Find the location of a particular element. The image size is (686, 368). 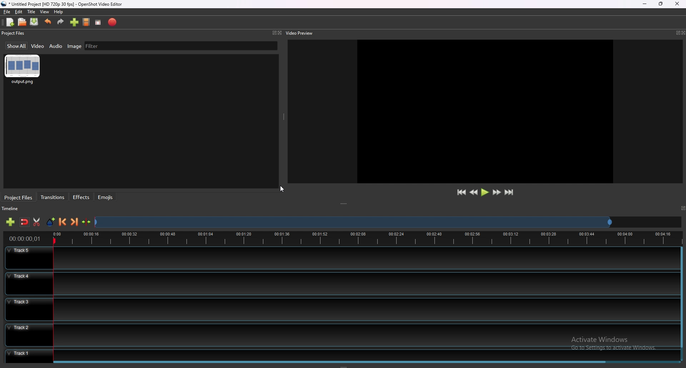

help is located at coordinates (58, 12).